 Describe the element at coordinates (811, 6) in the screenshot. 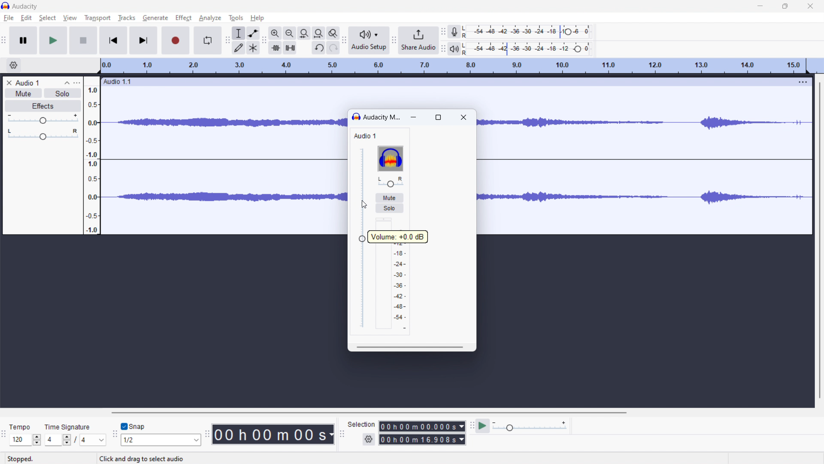

I see `close` at that location.